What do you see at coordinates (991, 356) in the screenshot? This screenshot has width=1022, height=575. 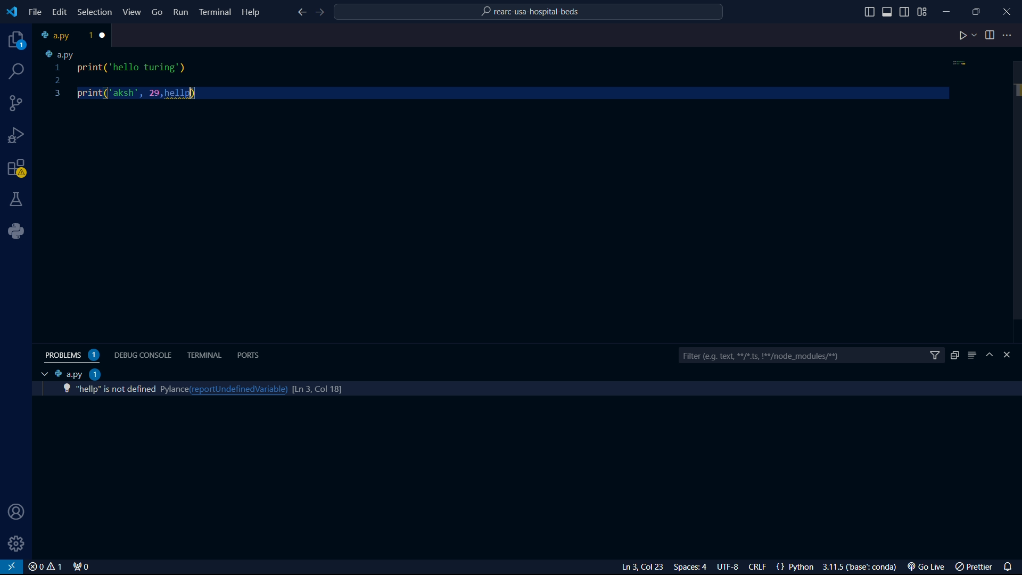 I see `hide` at bounding box center [991, 356].